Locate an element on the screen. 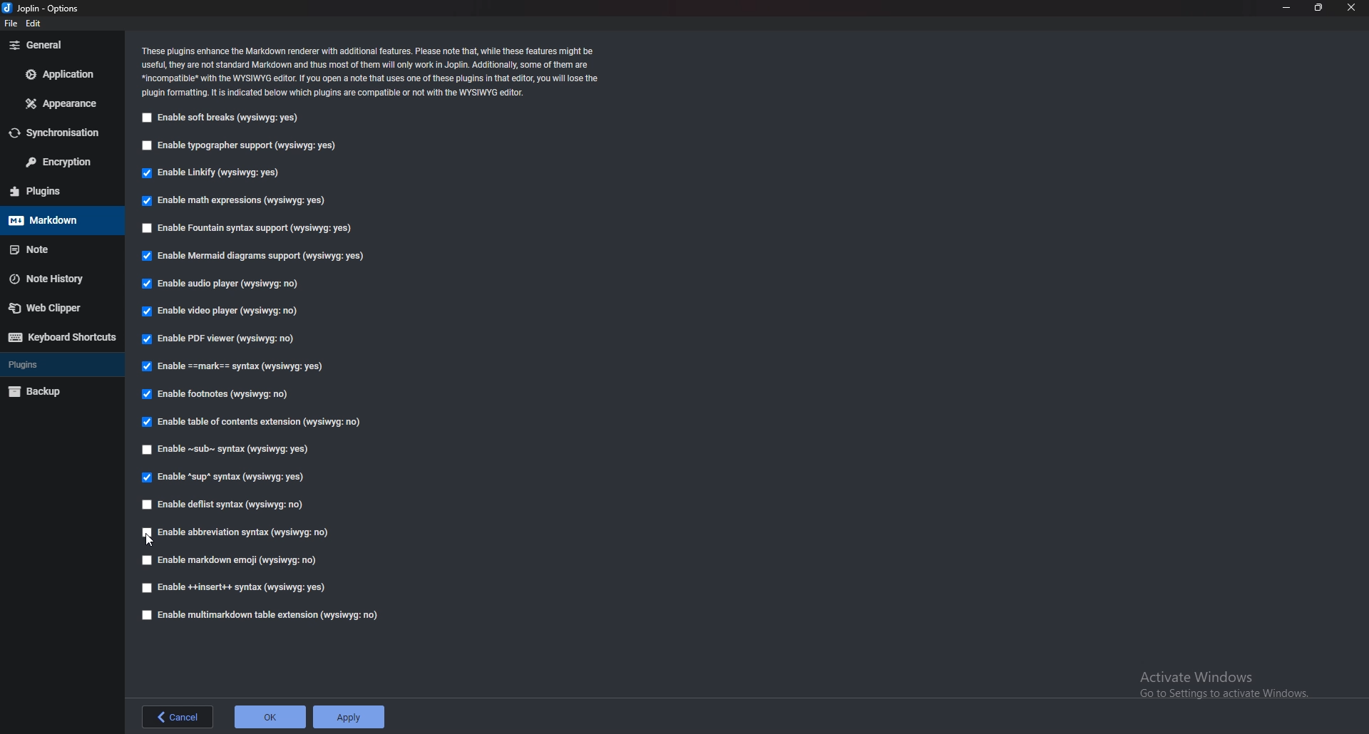 This screenshot has width=1369, height=734. Enable abbreviation syntax (wysiwyg: no) is located at coordinates (234, 533).